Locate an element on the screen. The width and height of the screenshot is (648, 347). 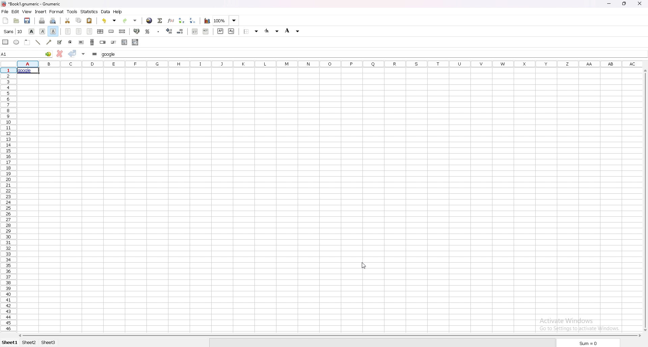
centre is located at coordinates (79, 31).